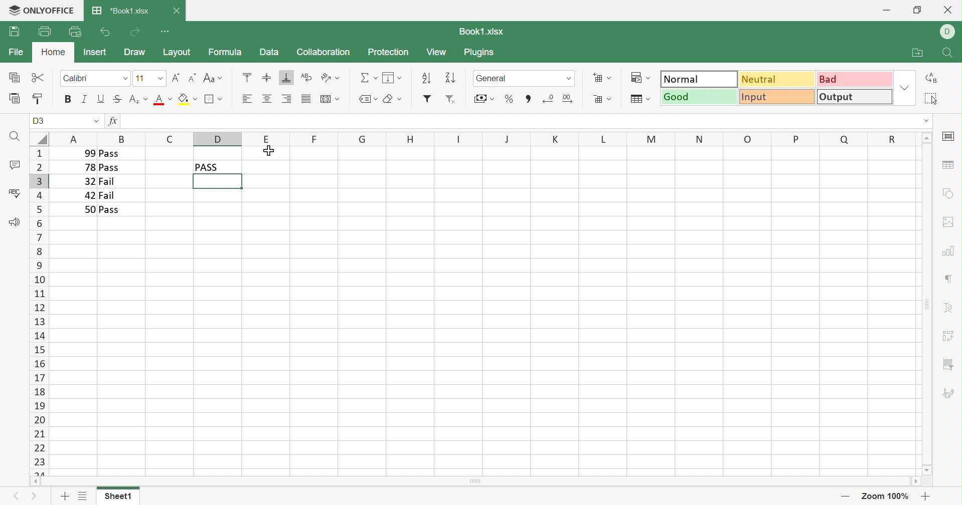 This screenshot has height=505, width=962. What do you see at coordinates (15, 99) in the screenshot?
I see `Paste` at bounding box center [15, 99].